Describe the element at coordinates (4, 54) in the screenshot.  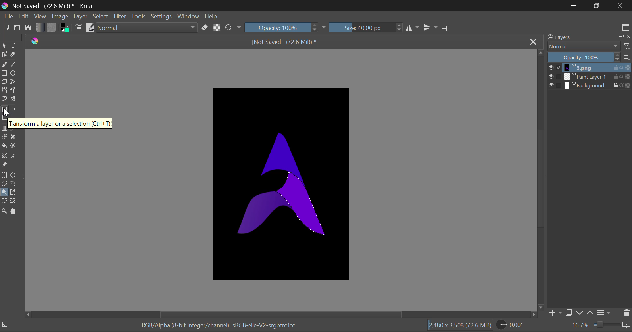
I see `Edit Shape` at that location.